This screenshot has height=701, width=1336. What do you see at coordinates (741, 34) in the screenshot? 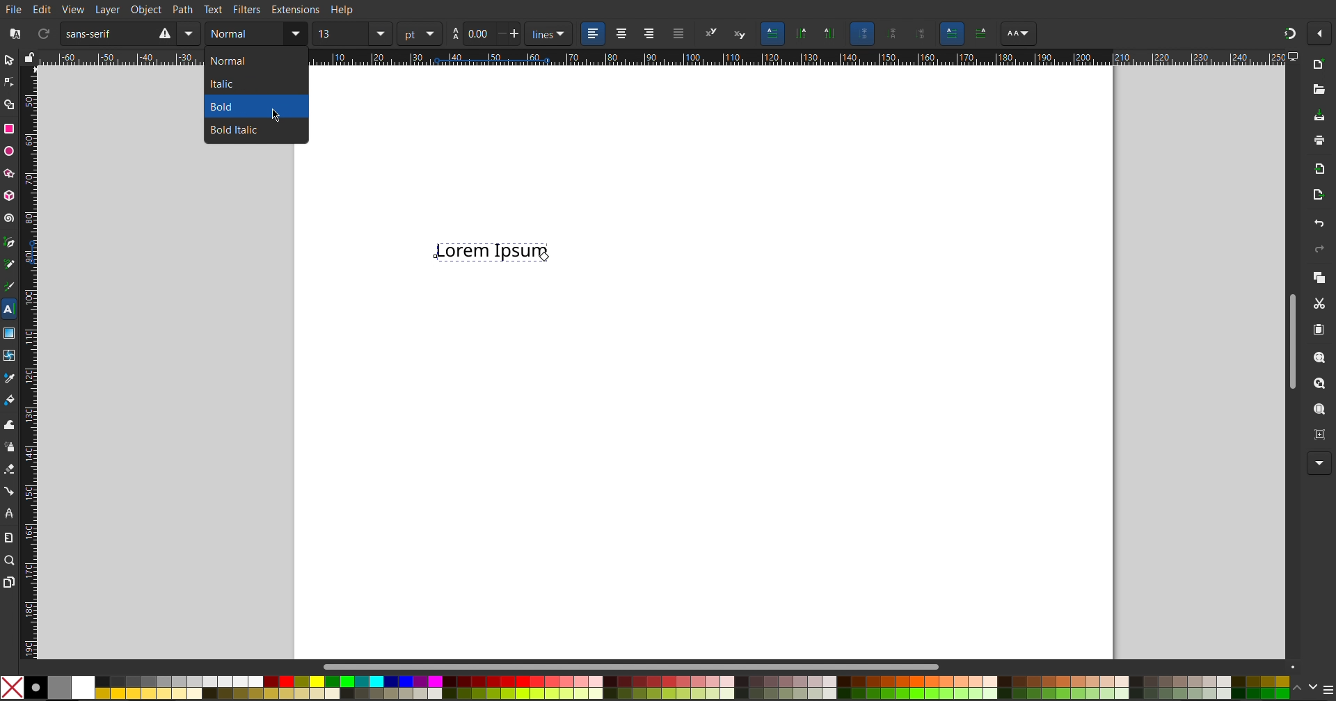
I see `subscript` at bounding box center [741, 34].